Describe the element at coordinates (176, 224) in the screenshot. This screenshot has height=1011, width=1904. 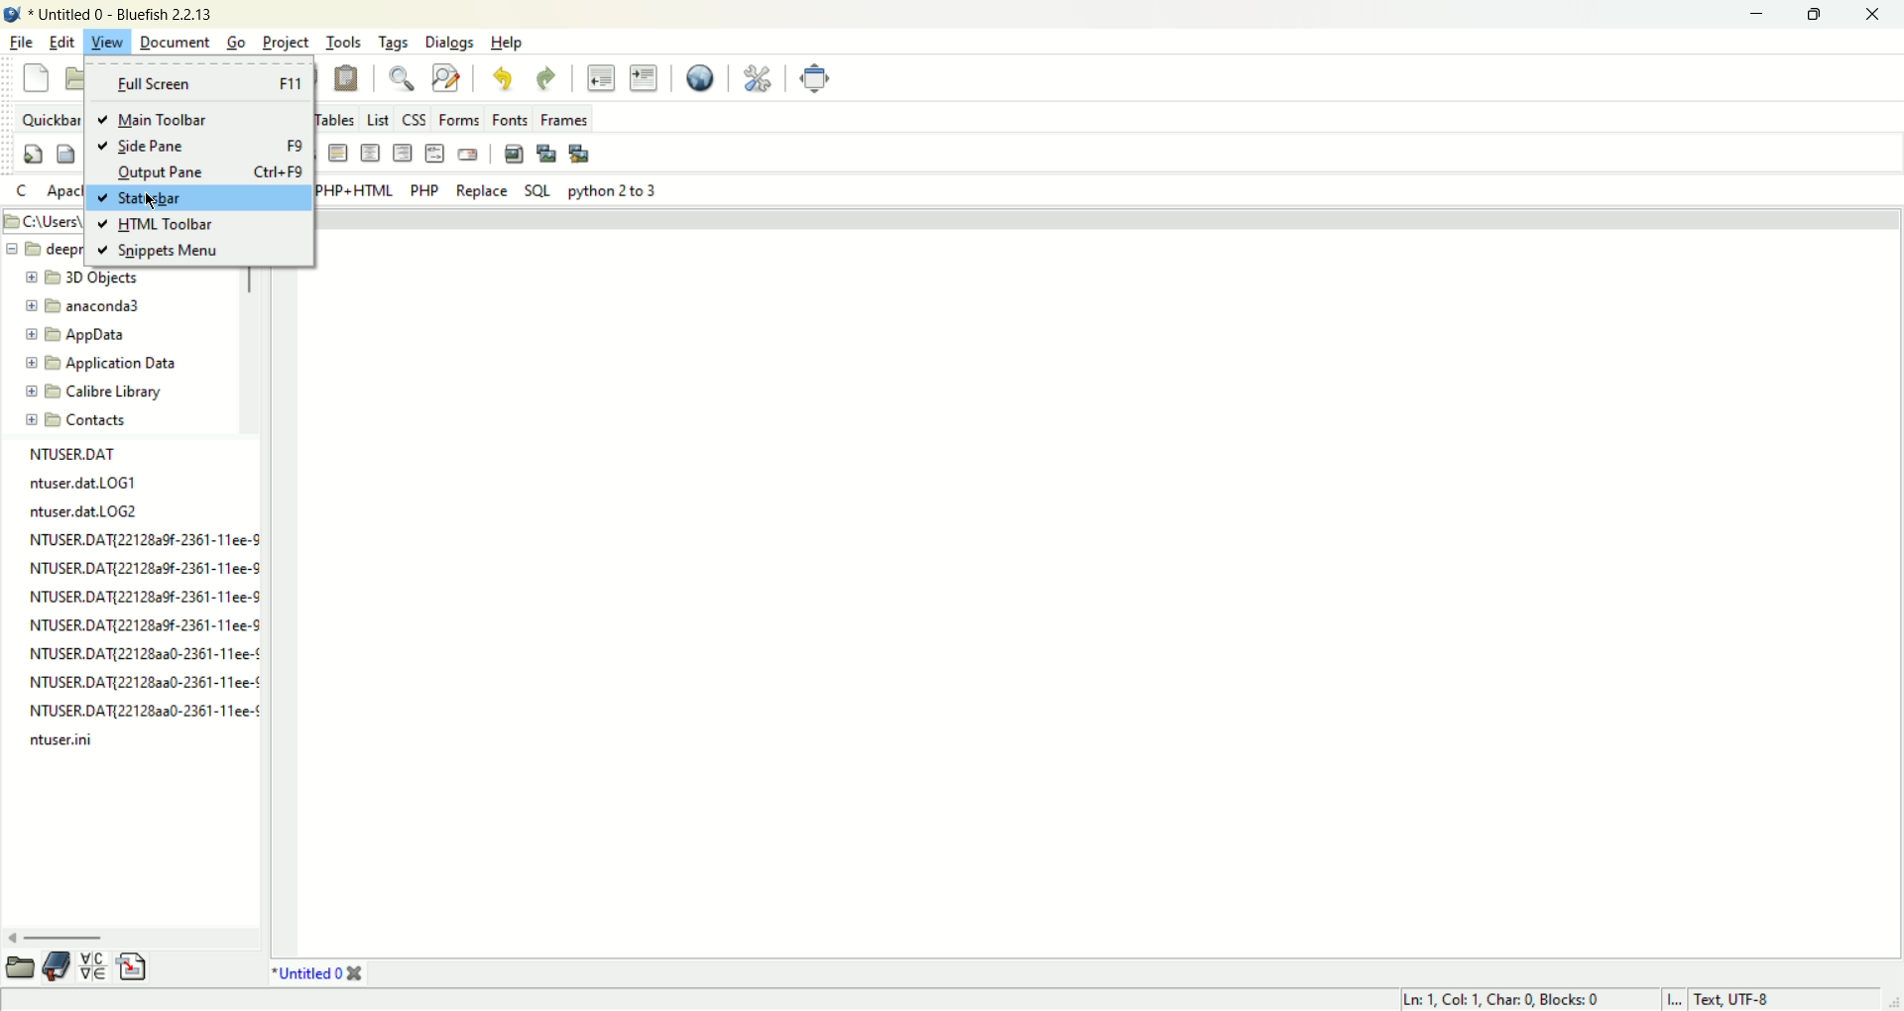
I see `HTML toolbar` at that location.